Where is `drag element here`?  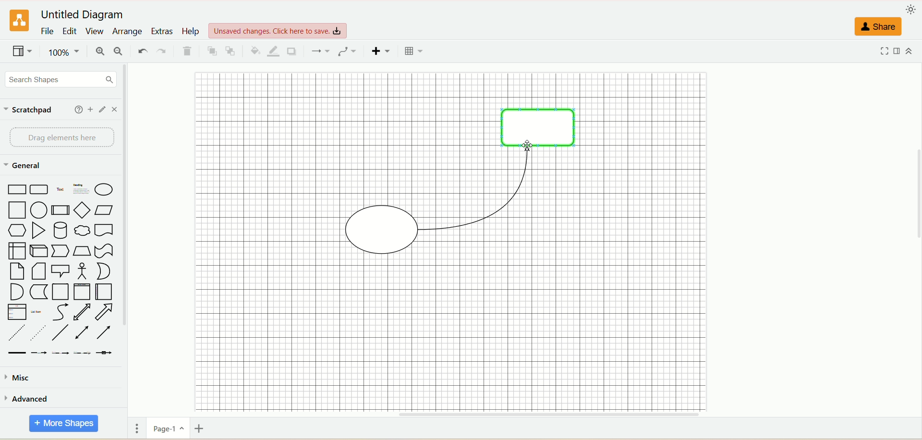
drag element here is located at coordinates (57, 137).